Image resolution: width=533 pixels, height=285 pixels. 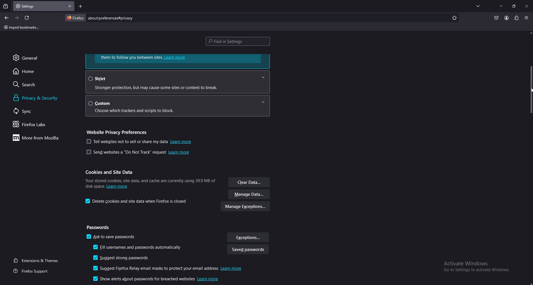 What do you see at coordinates (478, 6) in the screenshot?
I see `list all tabs` at bounding box center [478, 6].